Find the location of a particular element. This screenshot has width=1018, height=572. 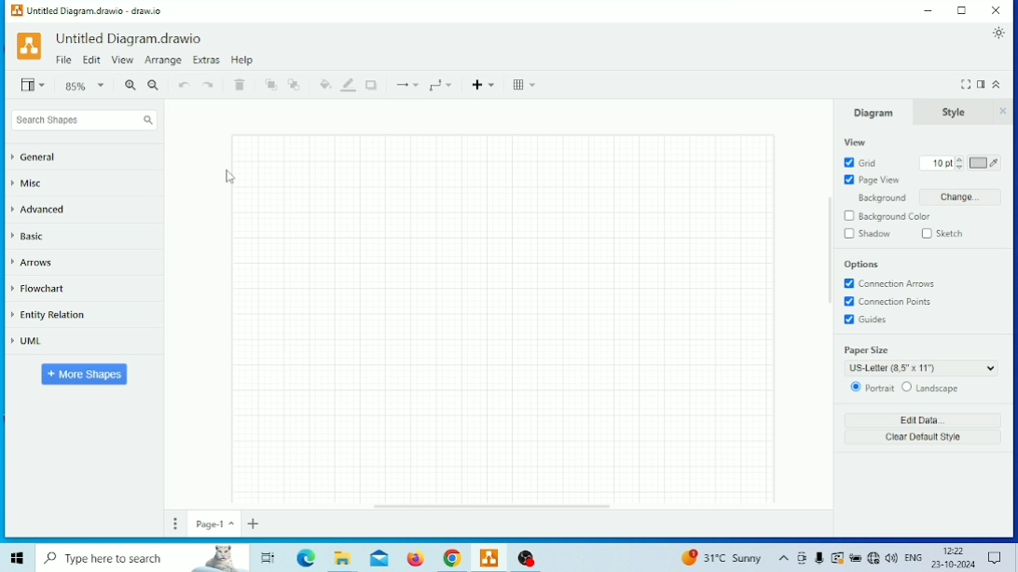

Connection is located at coordinates (406, 85).